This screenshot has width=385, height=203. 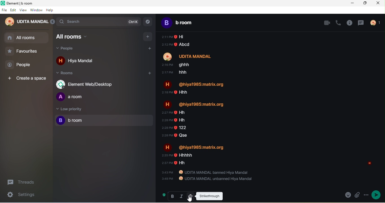 I want to click on collapse, so click(x=53, y=22).